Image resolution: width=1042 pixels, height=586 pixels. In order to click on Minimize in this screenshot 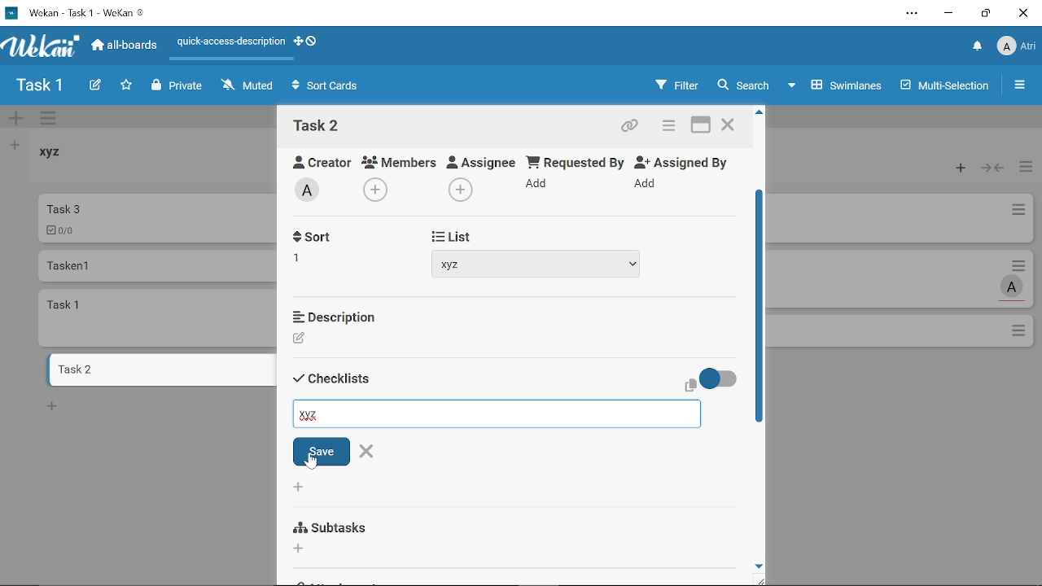, I will do `click(949, 15)`.